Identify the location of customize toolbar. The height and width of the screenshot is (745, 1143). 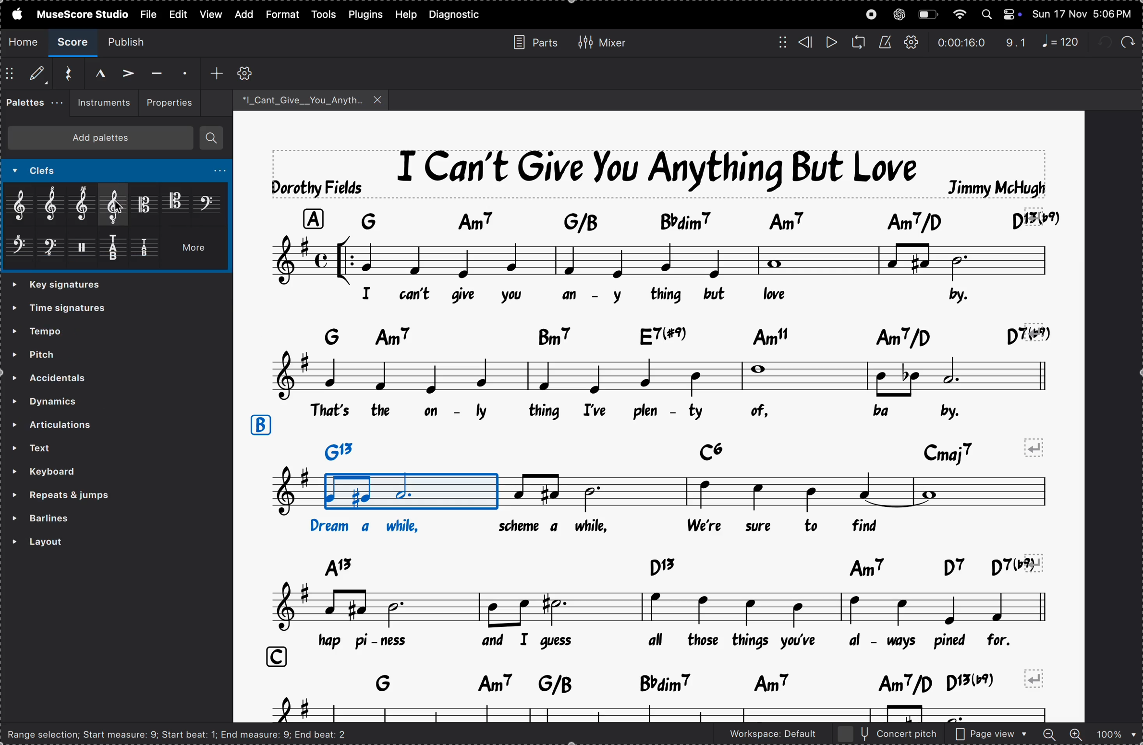
(247, 72).